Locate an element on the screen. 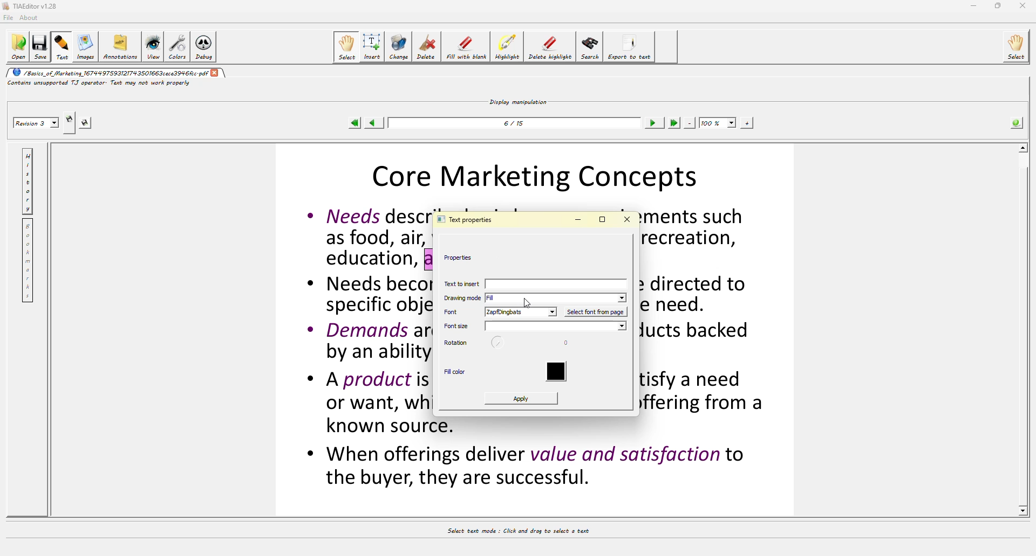  history is located at coordinates (29, 182).